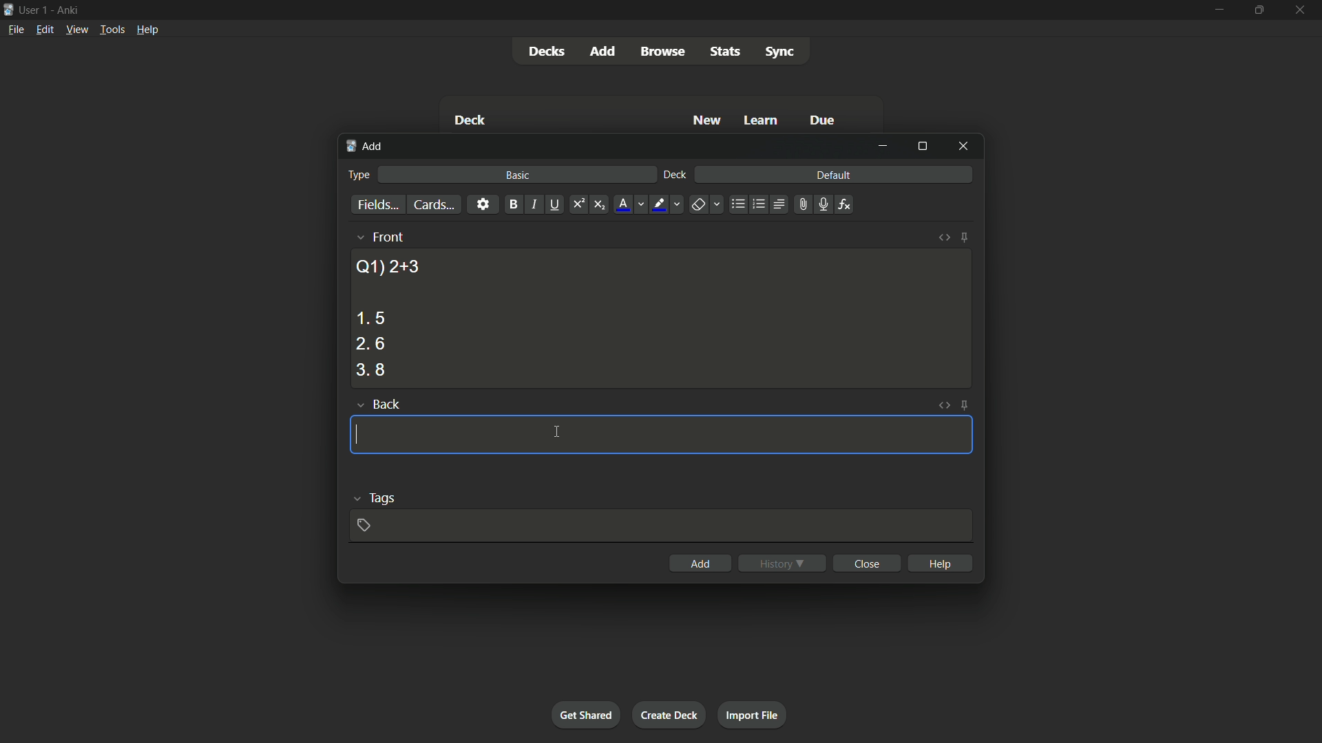 This screenshot has height=743, width=1322. I want to click on attach file, so click(801, 204).